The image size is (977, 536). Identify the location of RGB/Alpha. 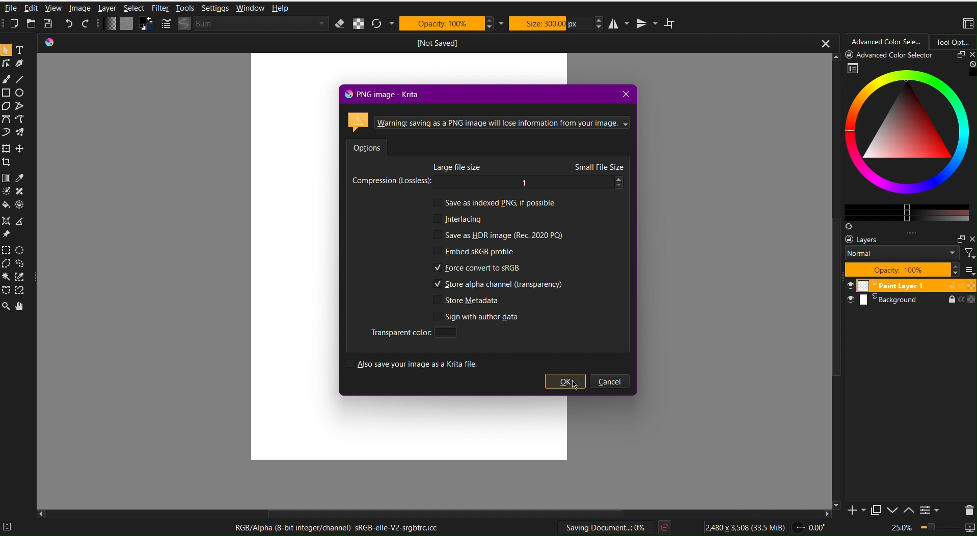
(333, 528).